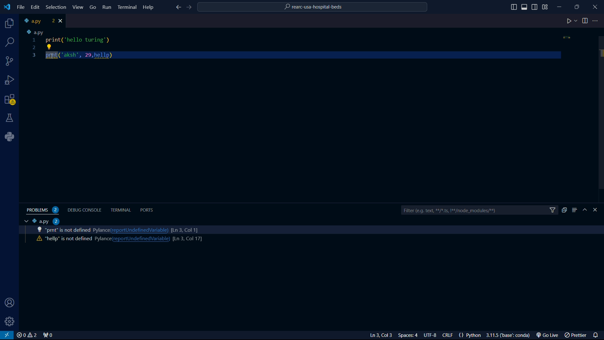 The width and height of the screenshot is (604, 340). Describe the element at coordinates (514, 7) in the screenshot. I see `toggle sidebar` at that location.